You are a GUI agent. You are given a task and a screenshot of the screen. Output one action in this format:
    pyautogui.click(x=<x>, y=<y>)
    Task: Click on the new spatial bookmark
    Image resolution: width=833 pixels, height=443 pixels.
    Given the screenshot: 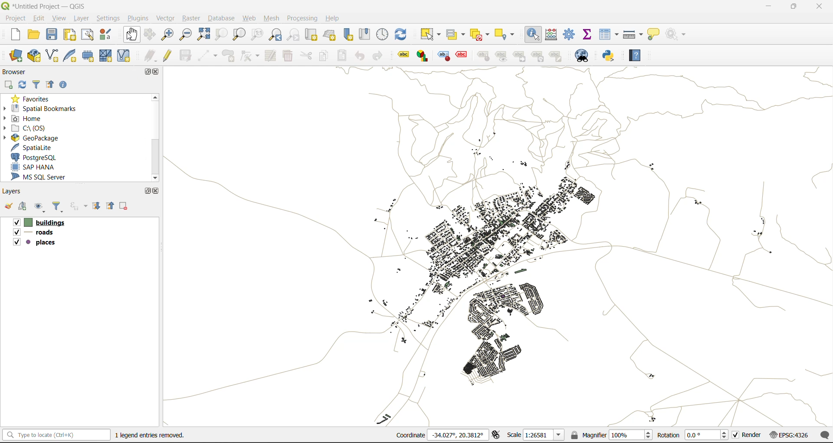 What is the action you would take?
    pyautogui.click(x=348, y=36)
    